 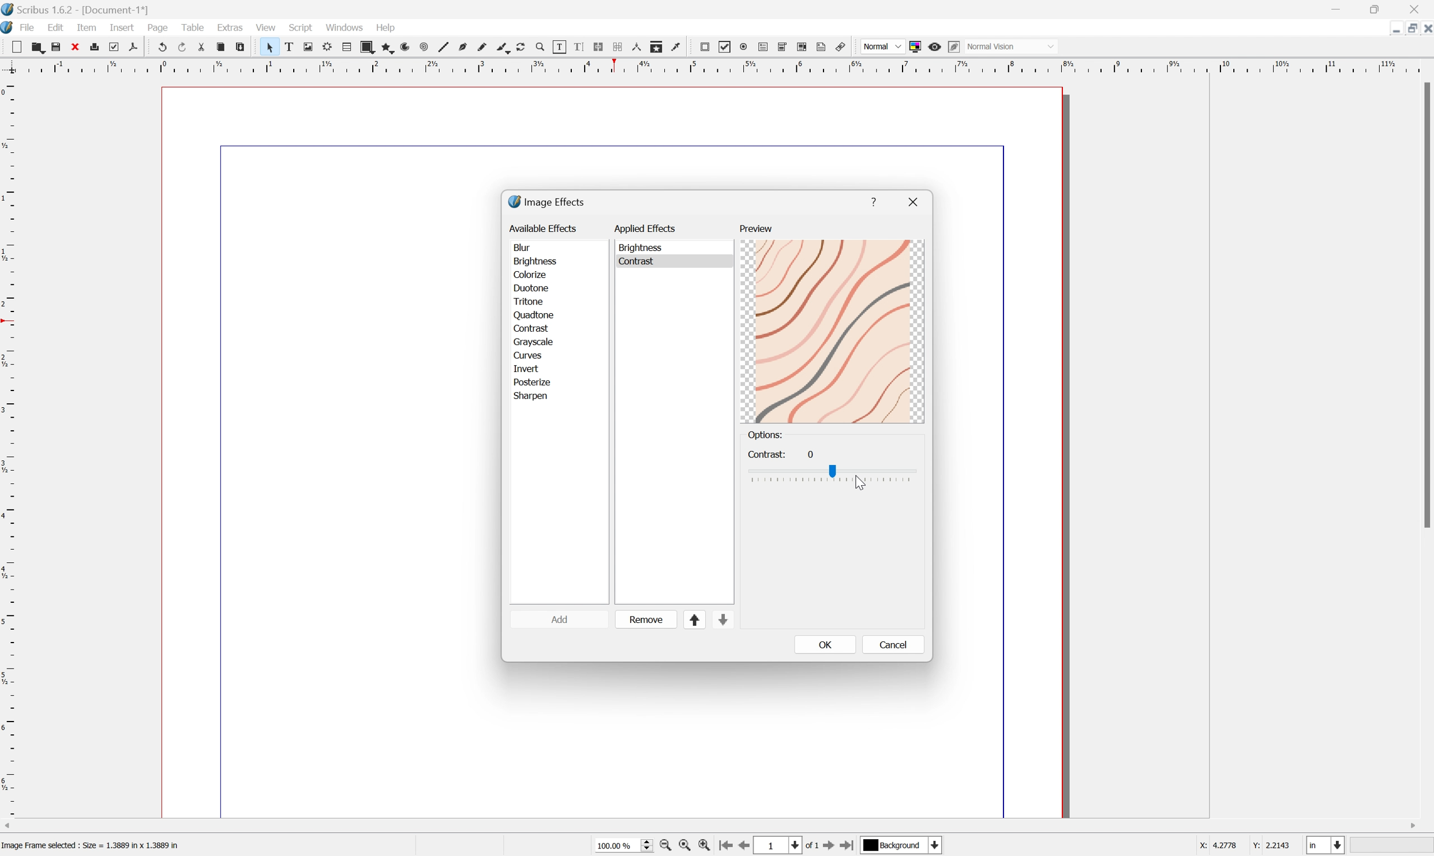 I want to click on sharpen, so click(x=534, y=398).